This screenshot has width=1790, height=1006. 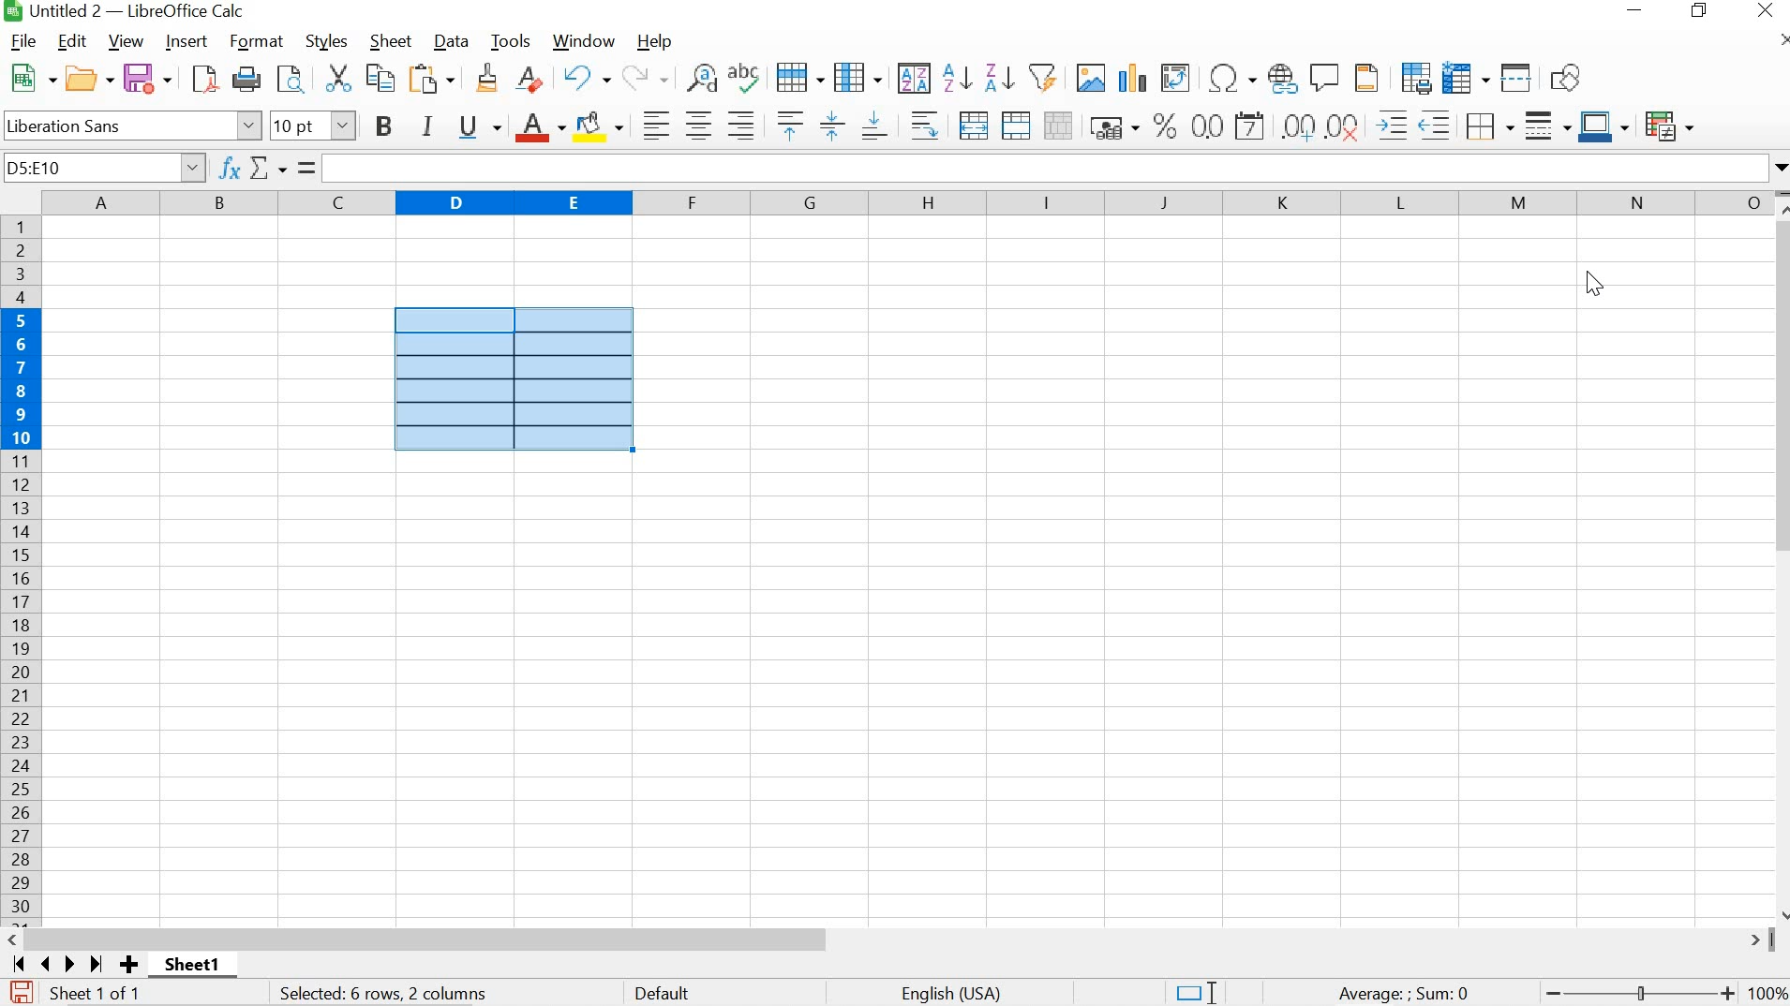 I want to click on DATA, so click(x=448, y=40).